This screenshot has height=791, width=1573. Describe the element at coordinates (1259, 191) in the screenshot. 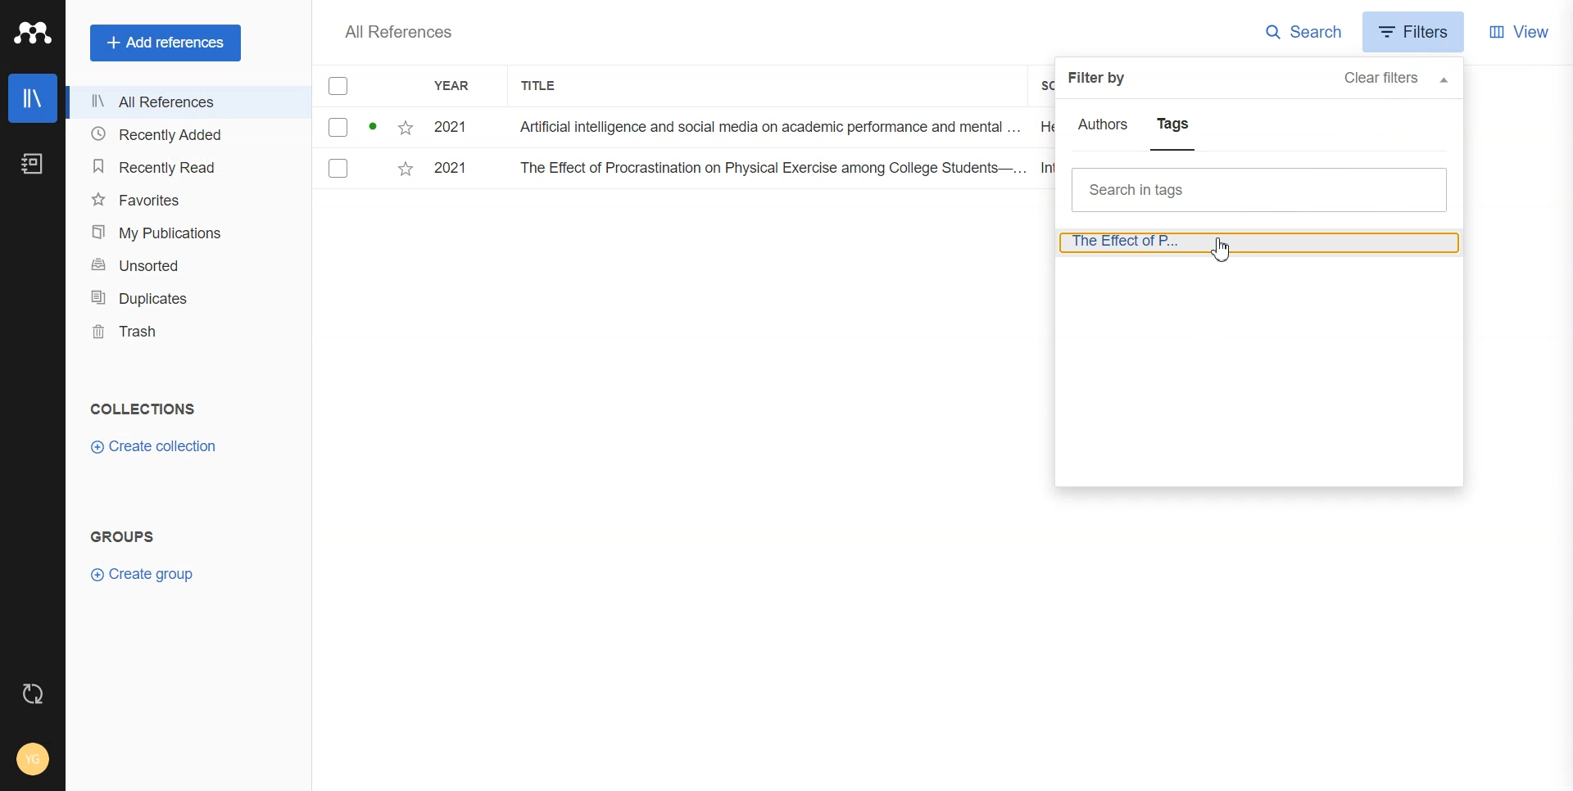

I see `Search bar` at that location.